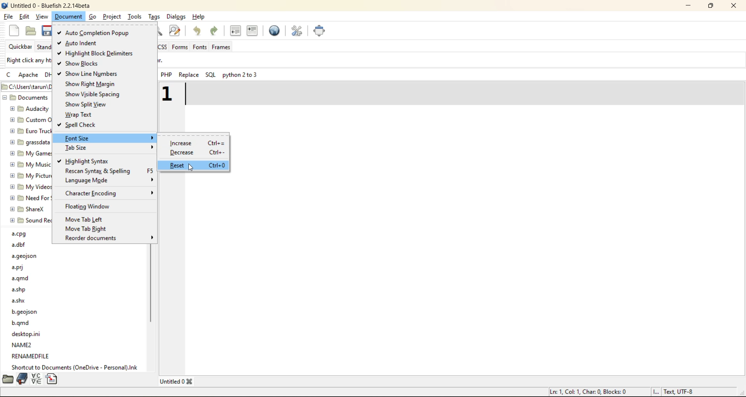 This screenshot has height=397, width=746. I want to click on edit, so click(25, 16).